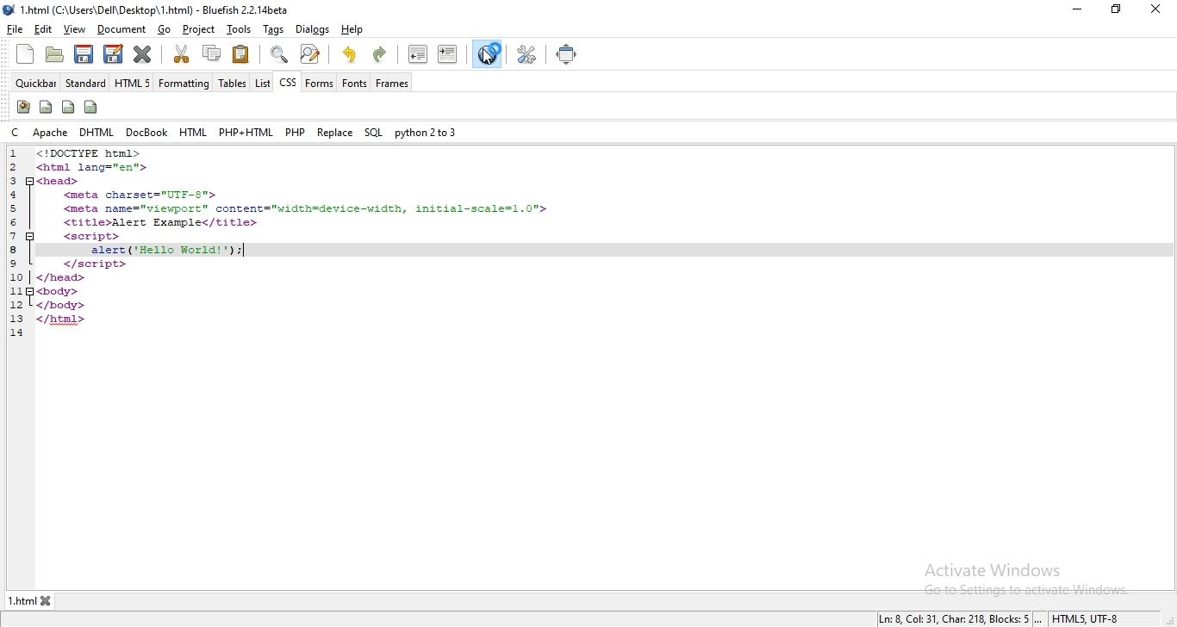  I want to click on docbook, so click(146, 132).